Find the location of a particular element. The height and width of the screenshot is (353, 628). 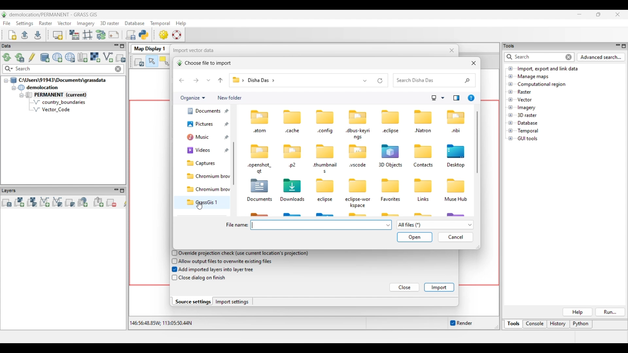

icon is located at coordinates (456, 185).